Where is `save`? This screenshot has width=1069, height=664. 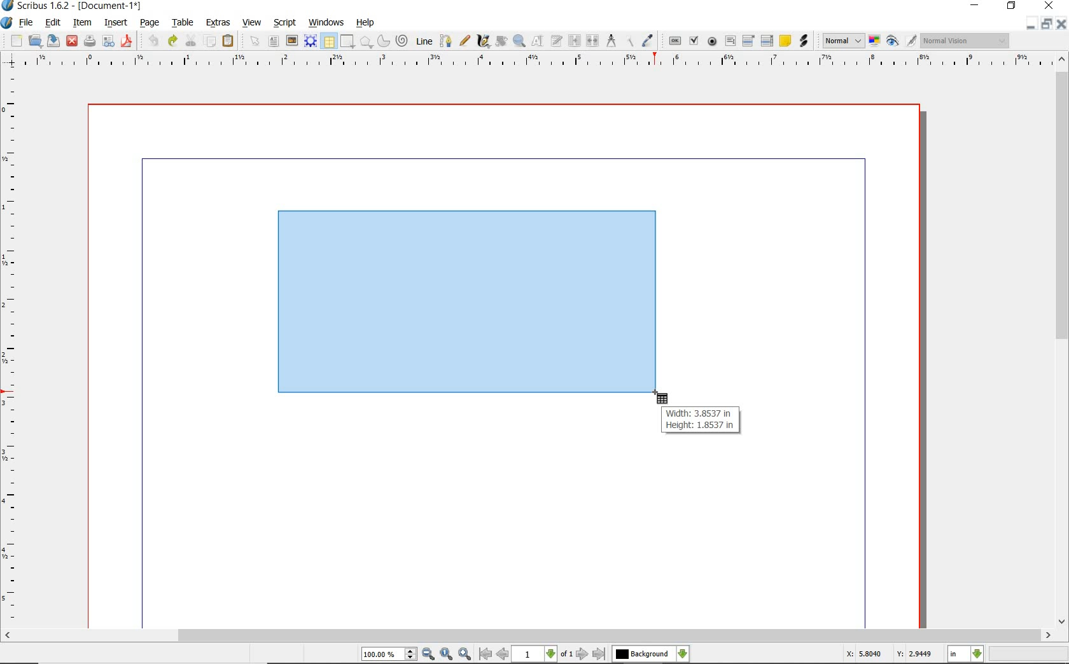 save is located at coordinates (54, 40).